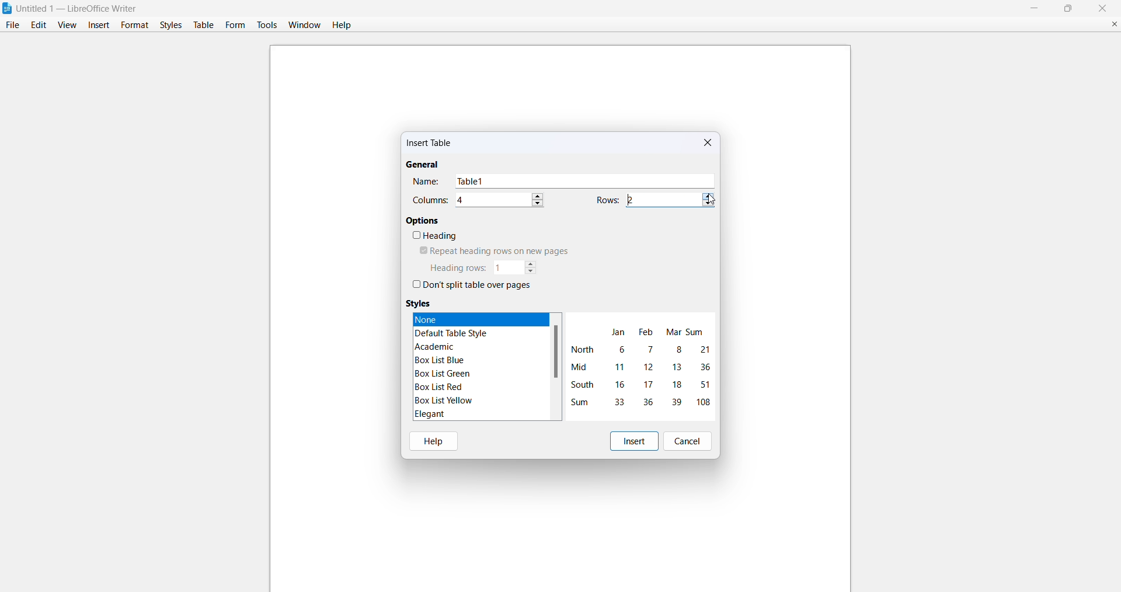 The width and height of the screenshot is (1121, 592). Describe the element at coordinates (662, 200) in the screenshot. I see `number of rows 2` at that location.